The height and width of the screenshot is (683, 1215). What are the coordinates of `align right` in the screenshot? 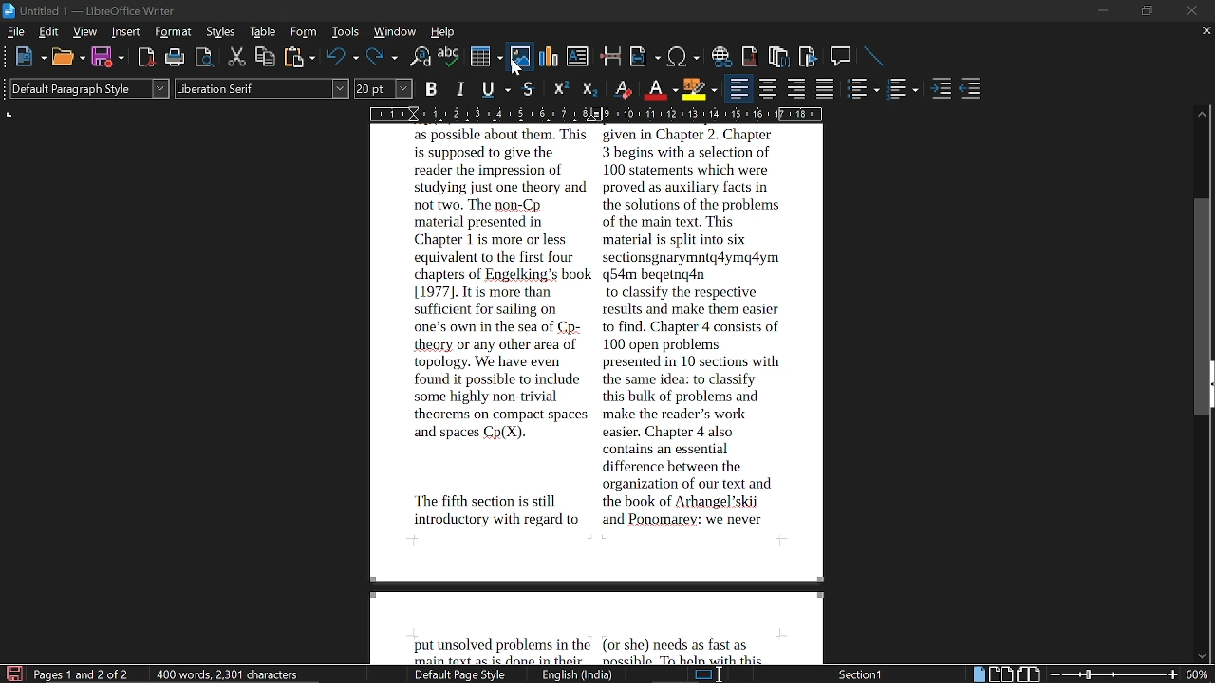 It's located at (797, 88).